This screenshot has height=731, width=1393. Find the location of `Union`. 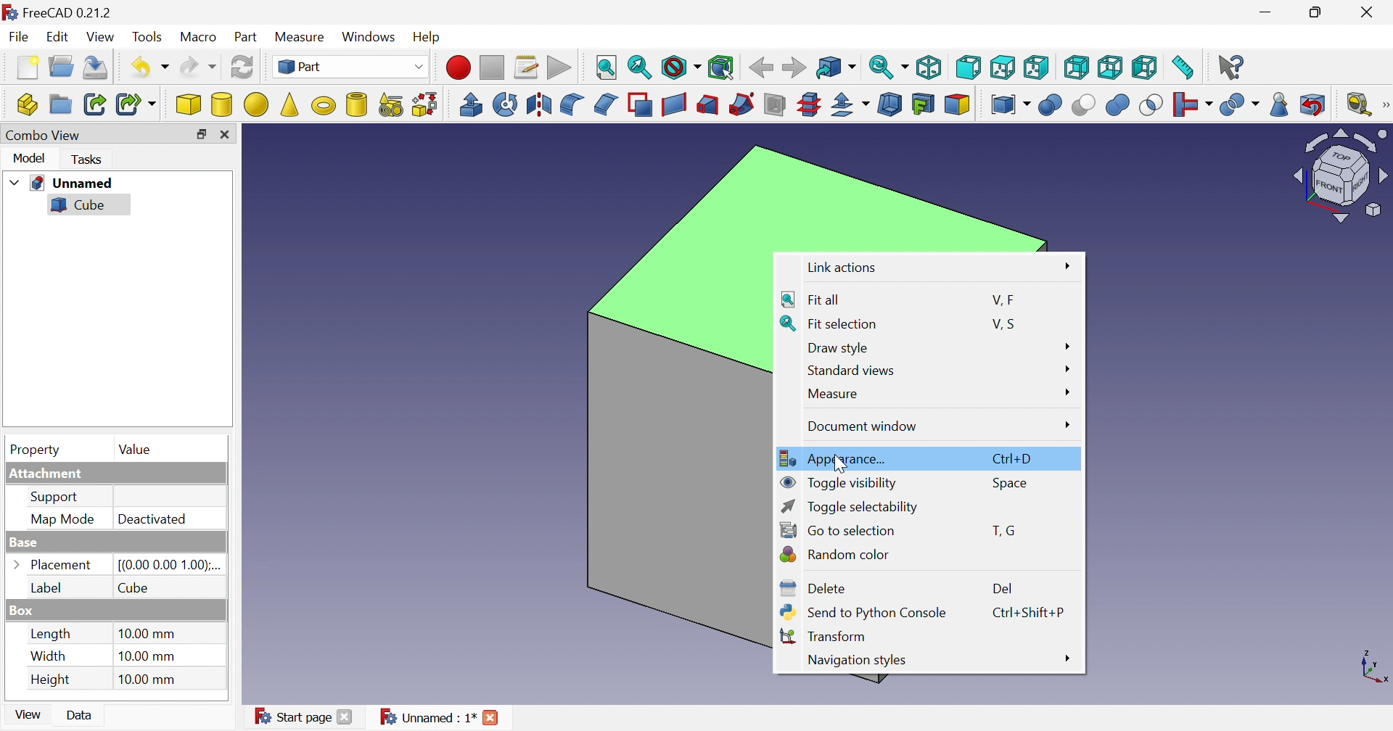

Union is located at coordinates (1119, 104).